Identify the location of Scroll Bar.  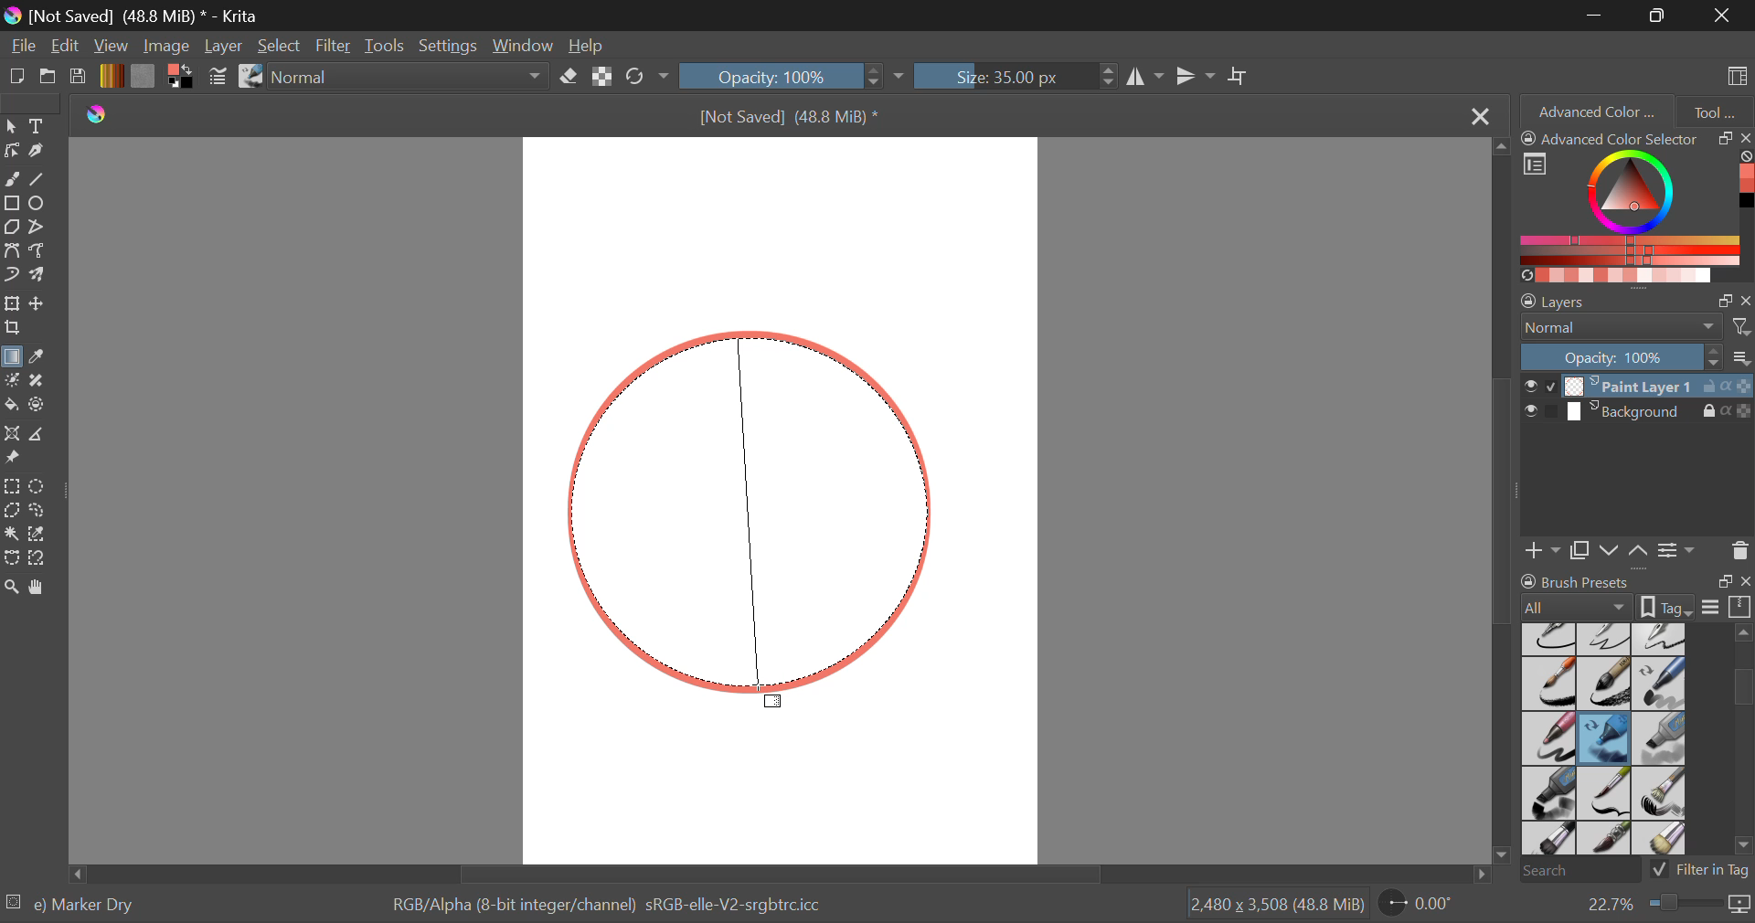
(1505, 504).